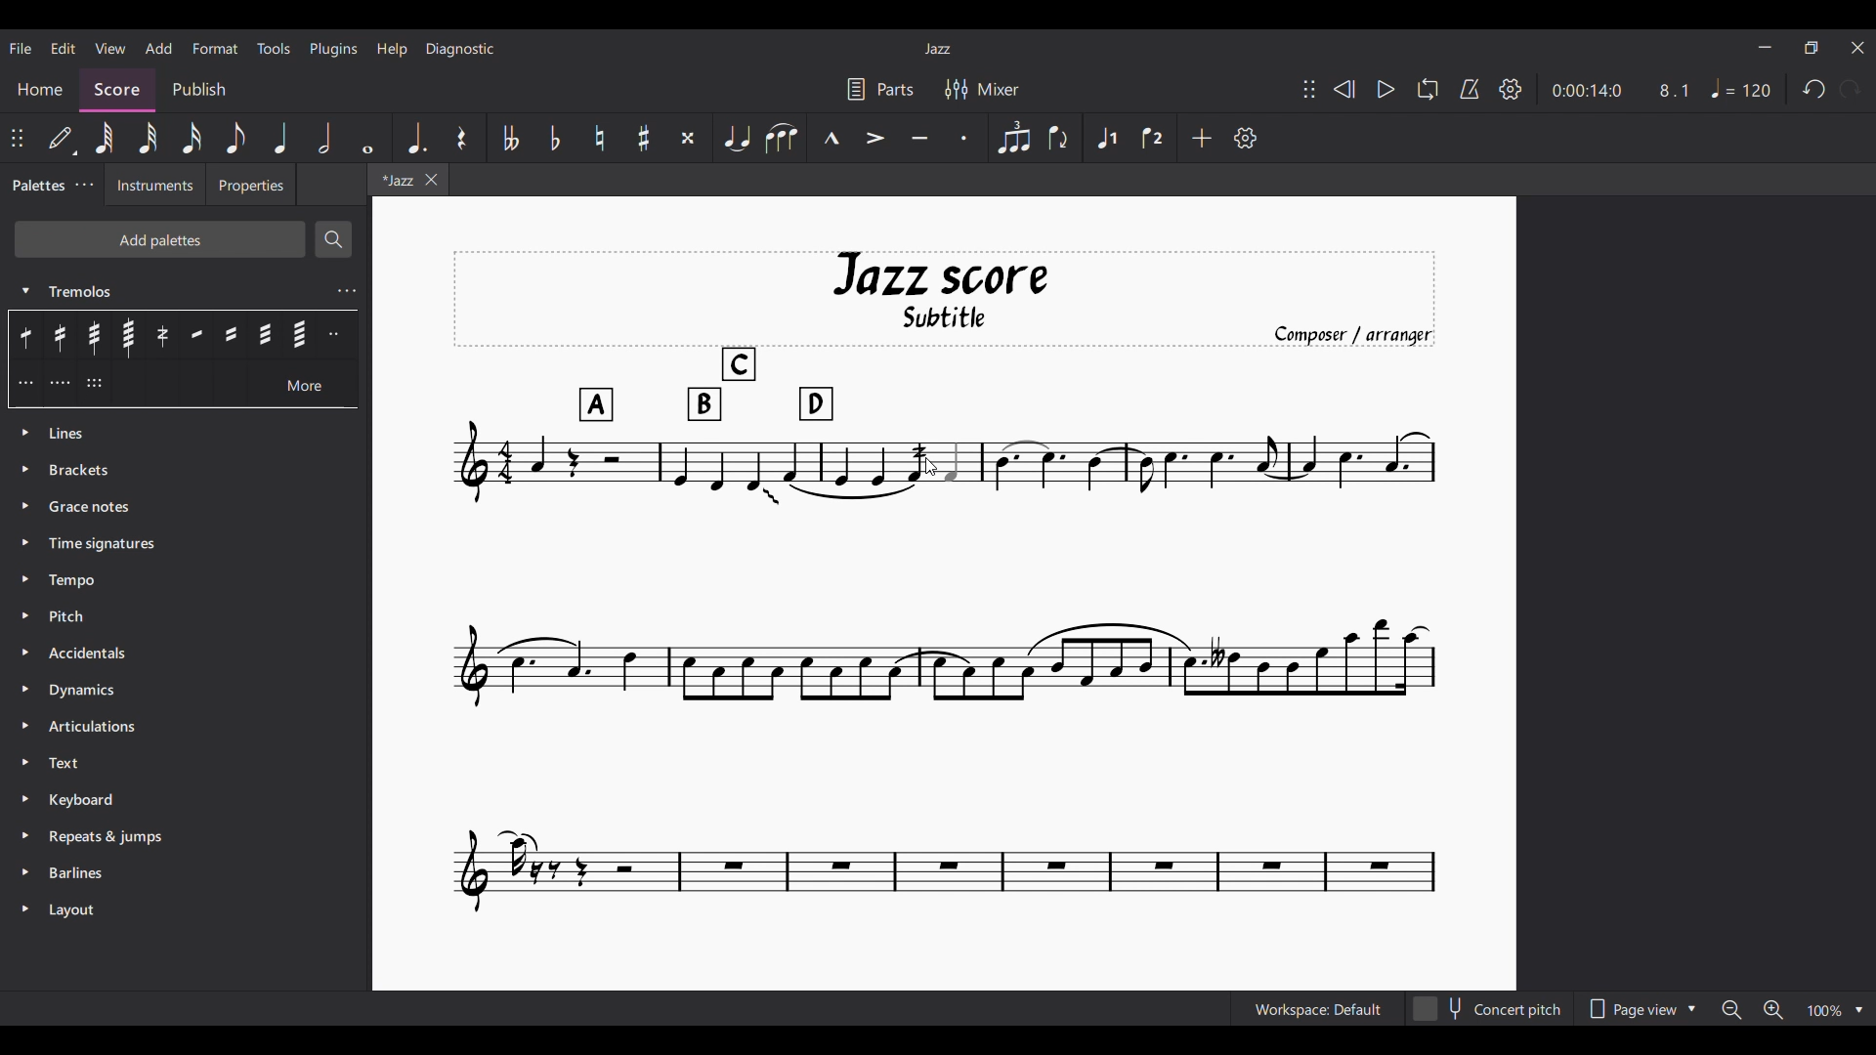 The width and height of the screenshot is (1876, 1055). I want to click on Jazz, so click(938, 48).